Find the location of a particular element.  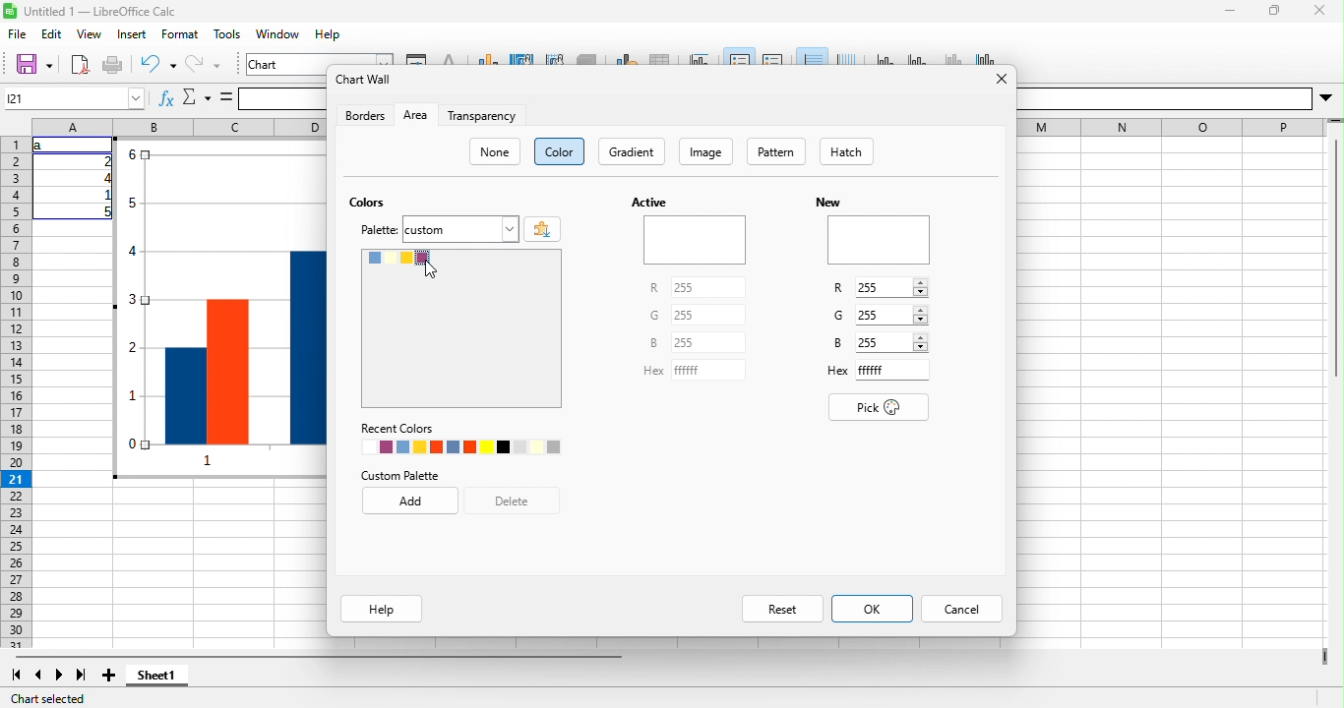

close is located at coordinates (1319, 11).